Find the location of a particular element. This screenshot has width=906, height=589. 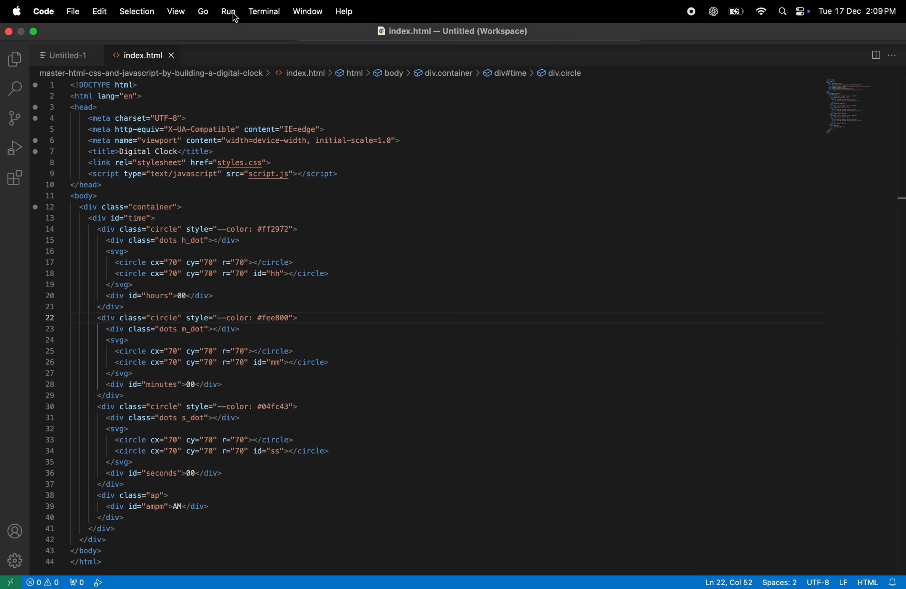

Cursor is located at coordinates (238, 19).